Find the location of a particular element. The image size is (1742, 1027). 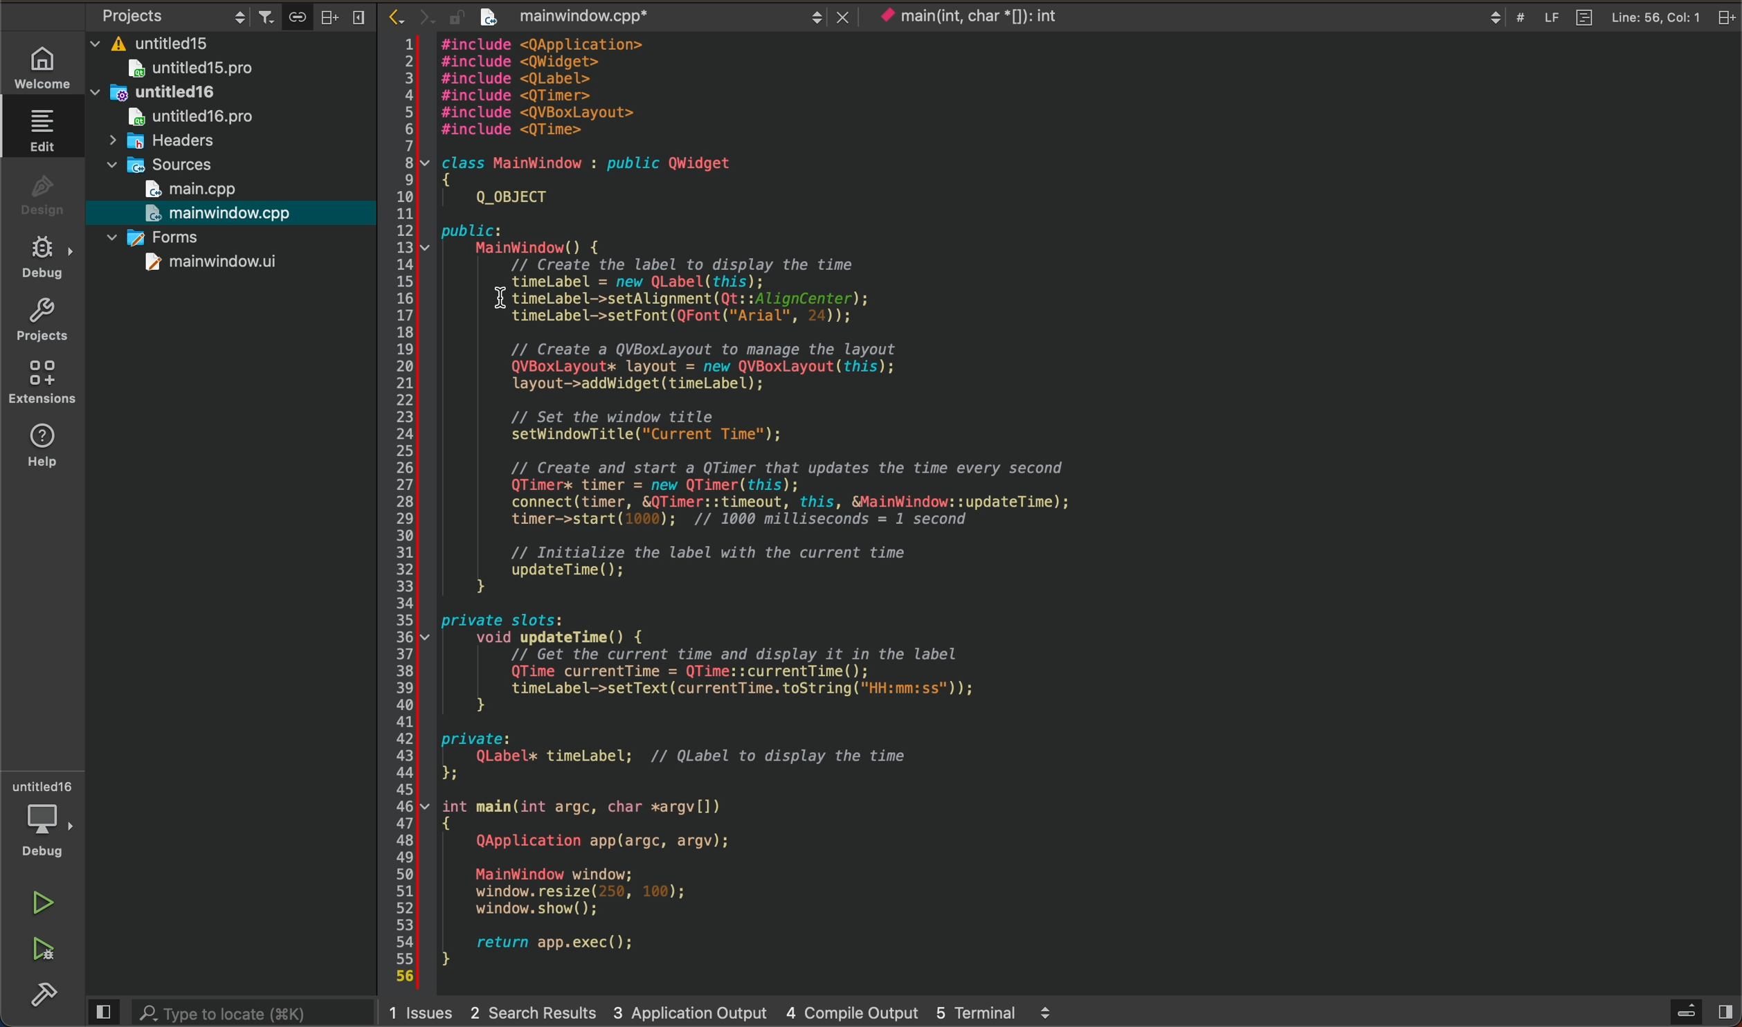

EE WAIT. LUWe “Nyy tad avis
2 #include <QWidget>

3 #include <QLabel>

4  #include <QTimer>

5  #include <QVBoxLayout>

65  #include <QTime>

7 is located at coordinates (545, 88).